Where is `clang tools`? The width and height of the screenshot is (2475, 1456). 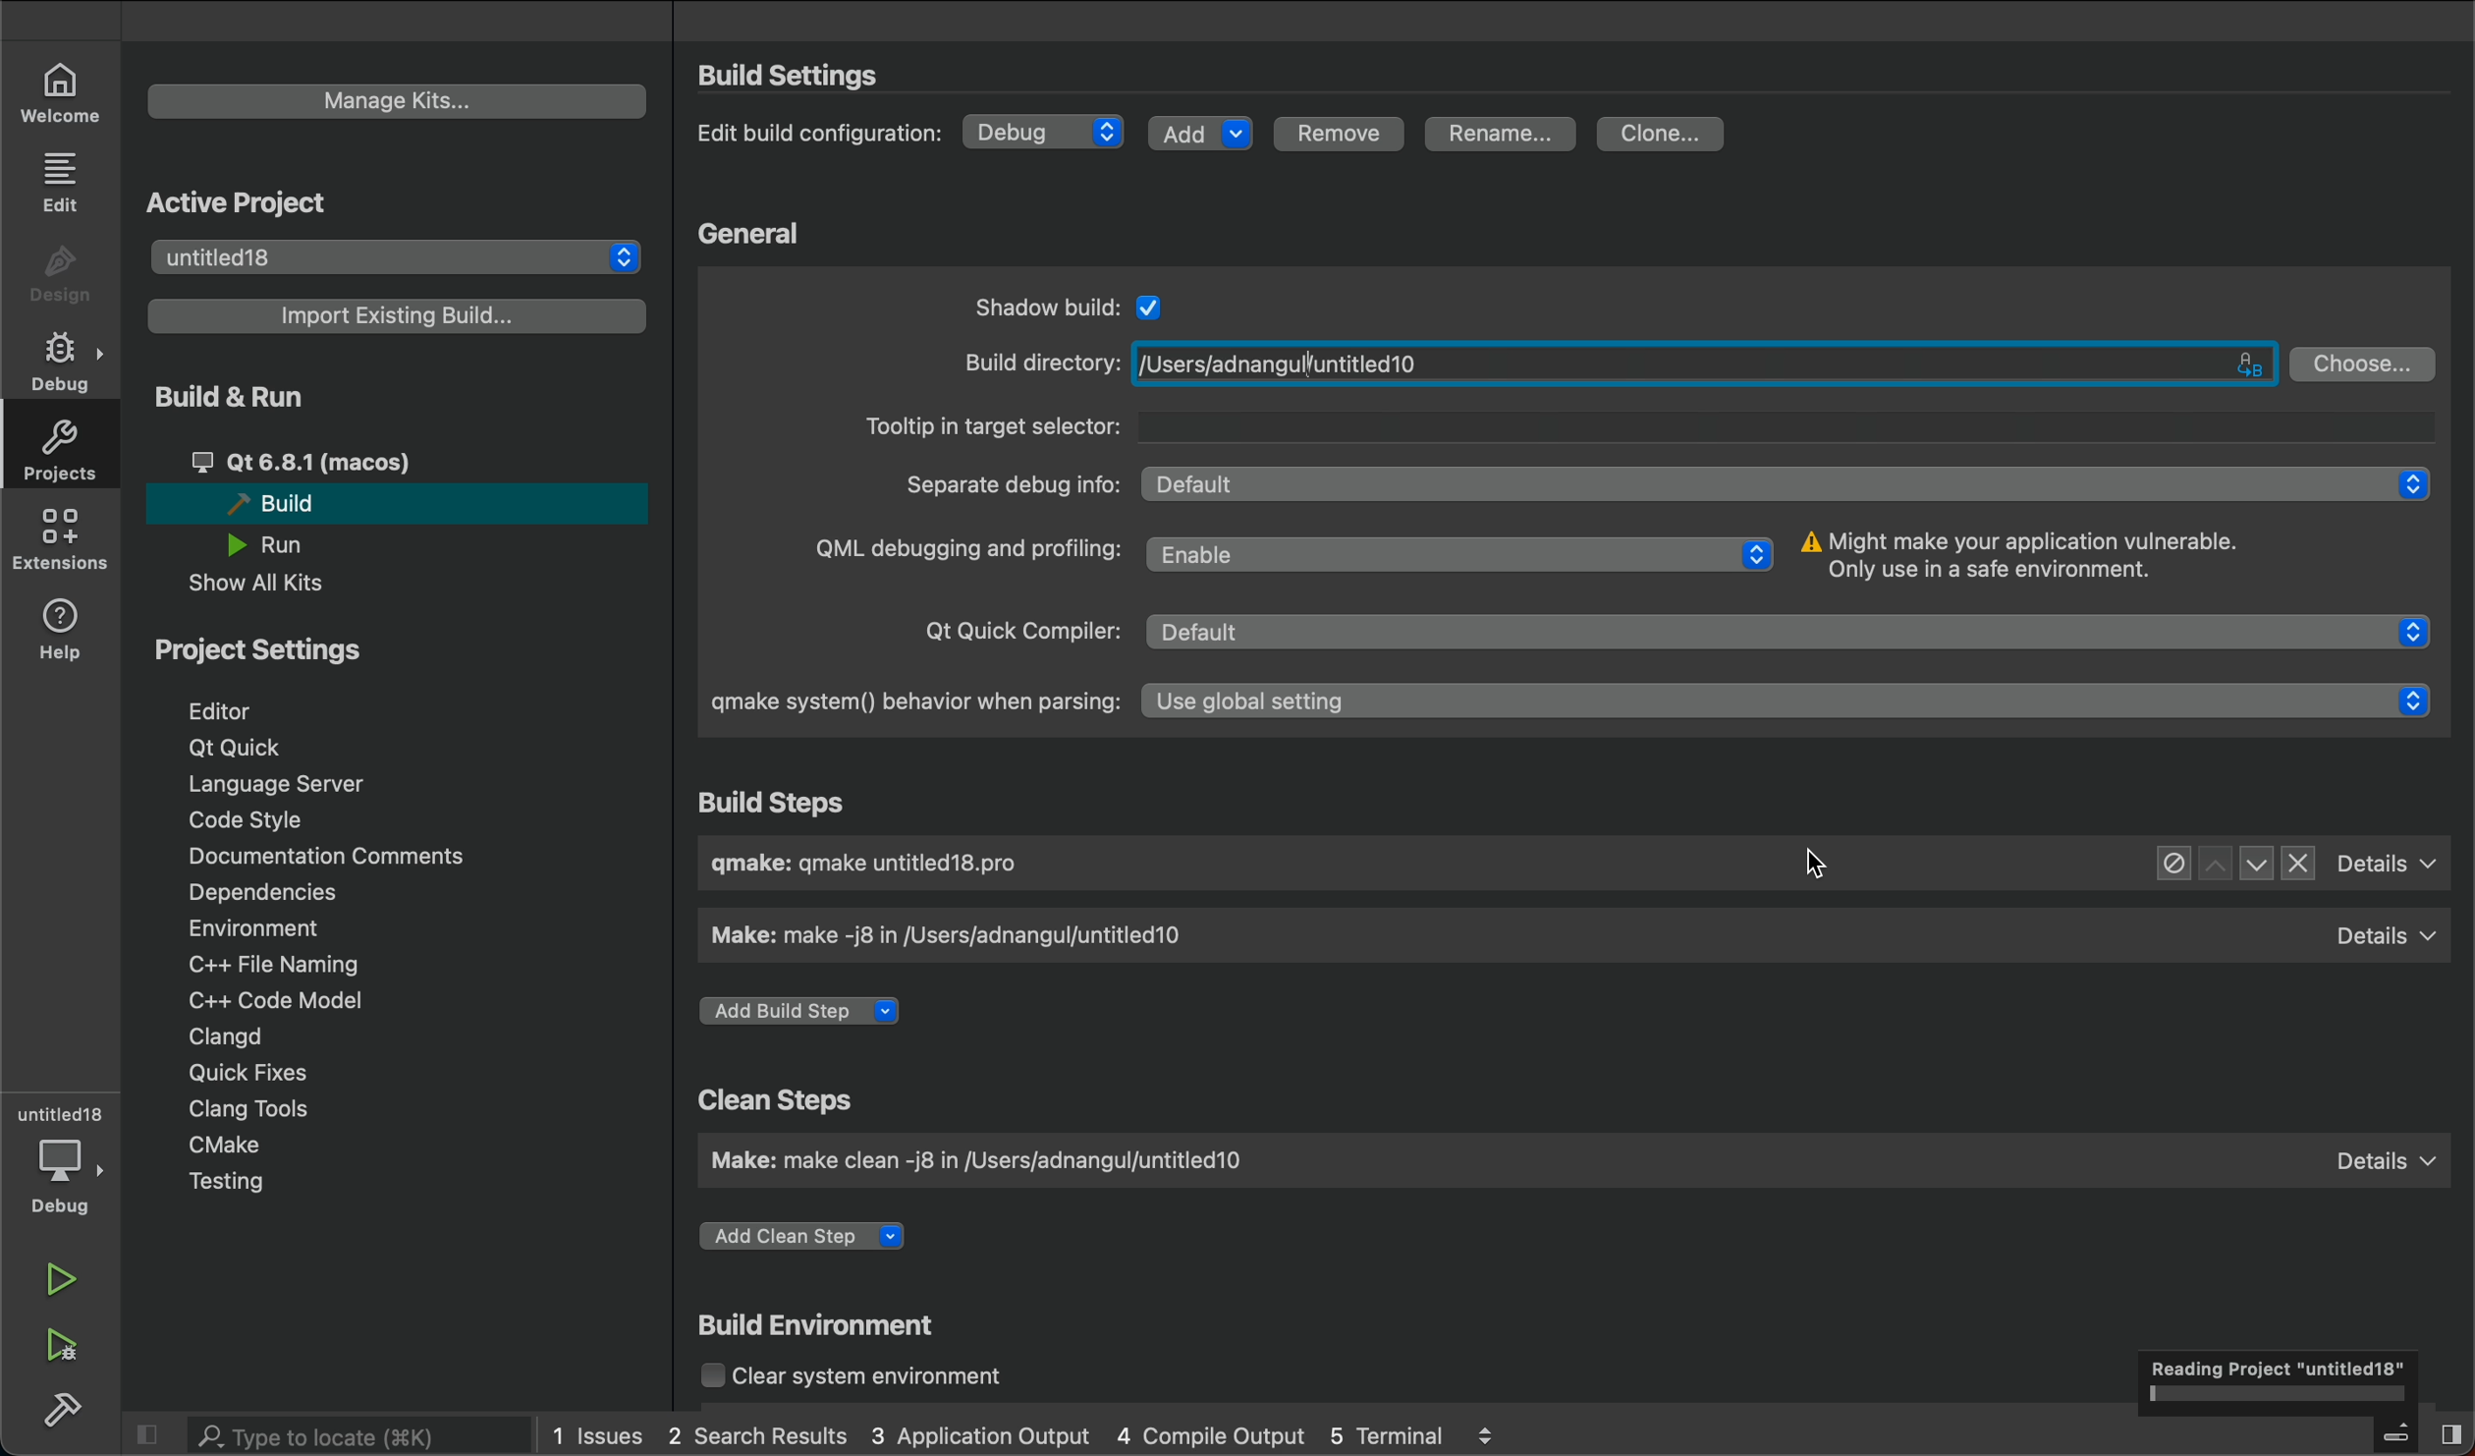
clang tools is located at coordinates (254, 1108).